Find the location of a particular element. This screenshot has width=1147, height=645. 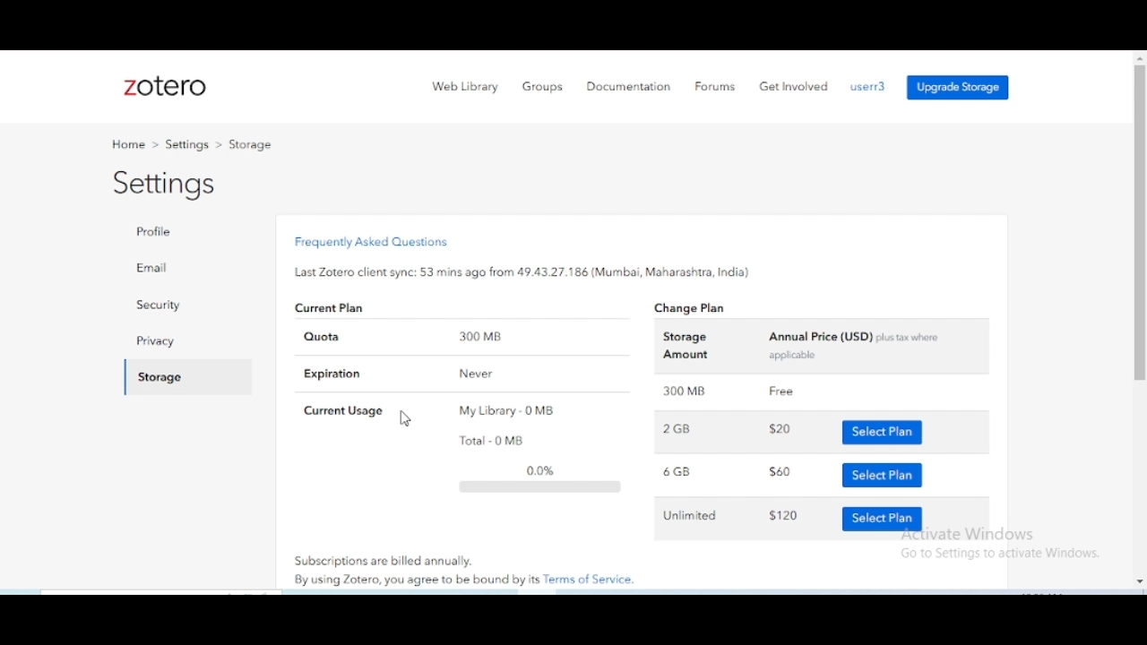

upgrade storage is located at coordinates (958, 88).